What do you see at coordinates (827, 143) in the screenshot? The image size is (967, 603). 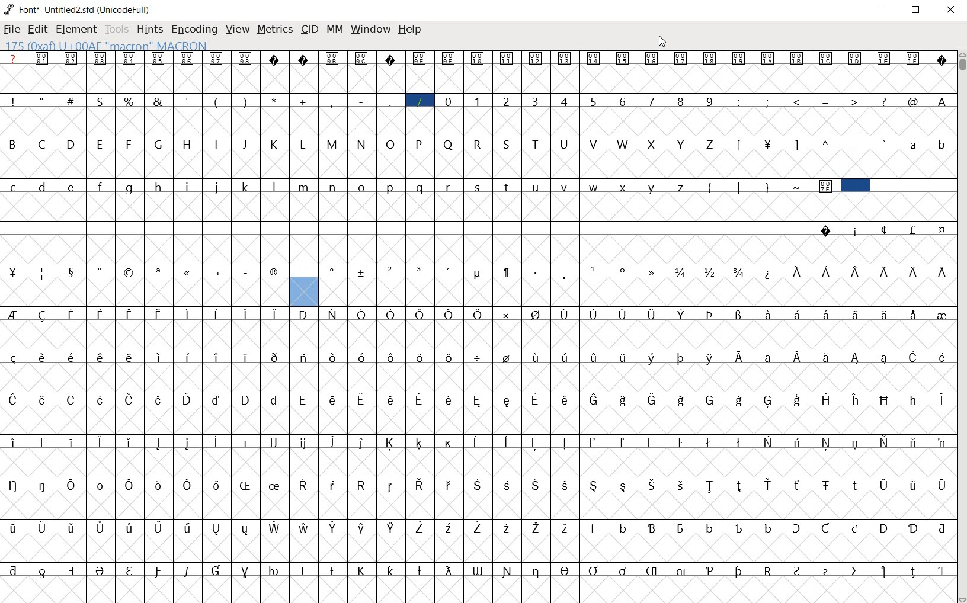 I see `^` at bounding box center [827, 143].